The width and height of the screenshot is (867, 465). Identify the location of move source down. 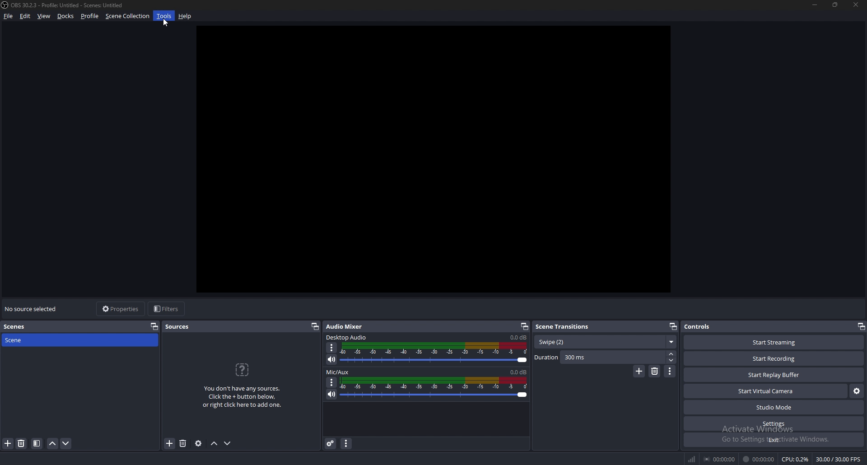
(228, 444).